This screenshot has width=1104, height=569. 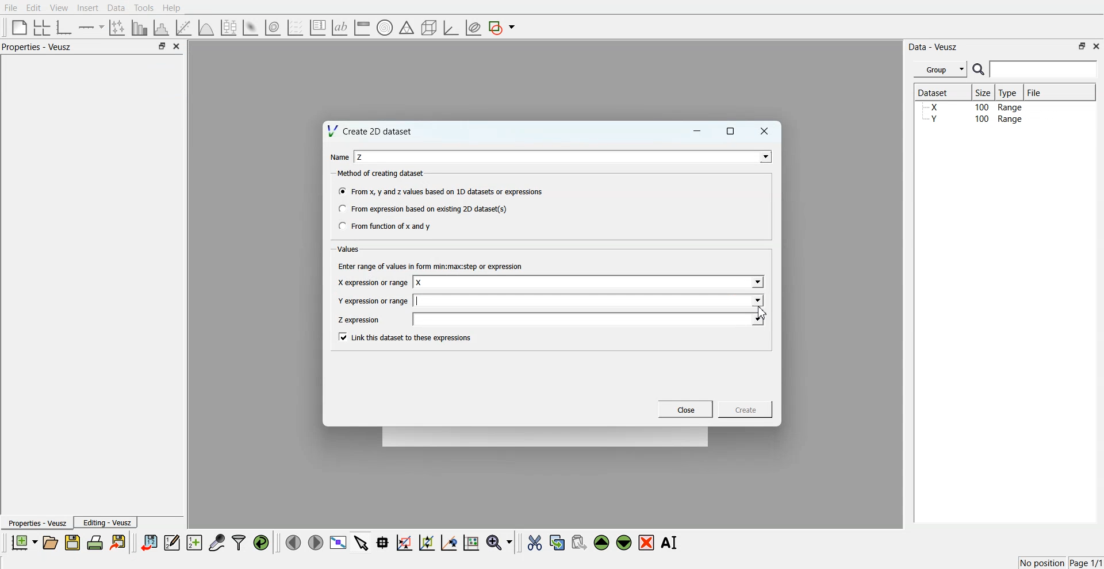 What do you see at coordinates (404, 543) in the screenshot?
I see `Draw a rectangle to zoom graph axes` at bounding box center [404, 543].